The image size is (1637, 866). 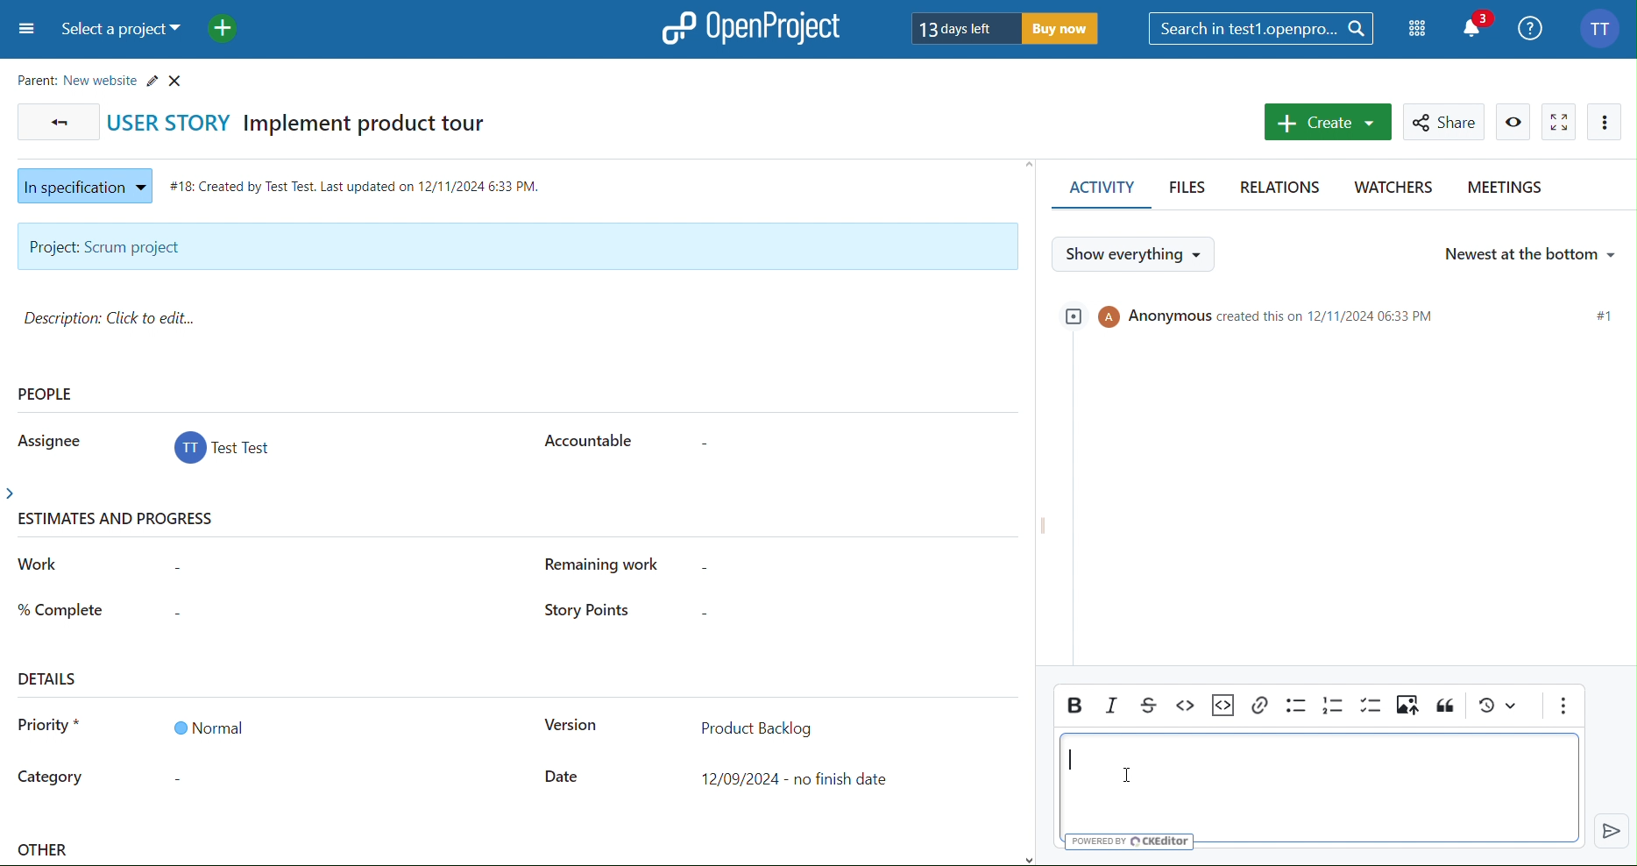 I want to click on Relations, so click(x=1284, y=188).